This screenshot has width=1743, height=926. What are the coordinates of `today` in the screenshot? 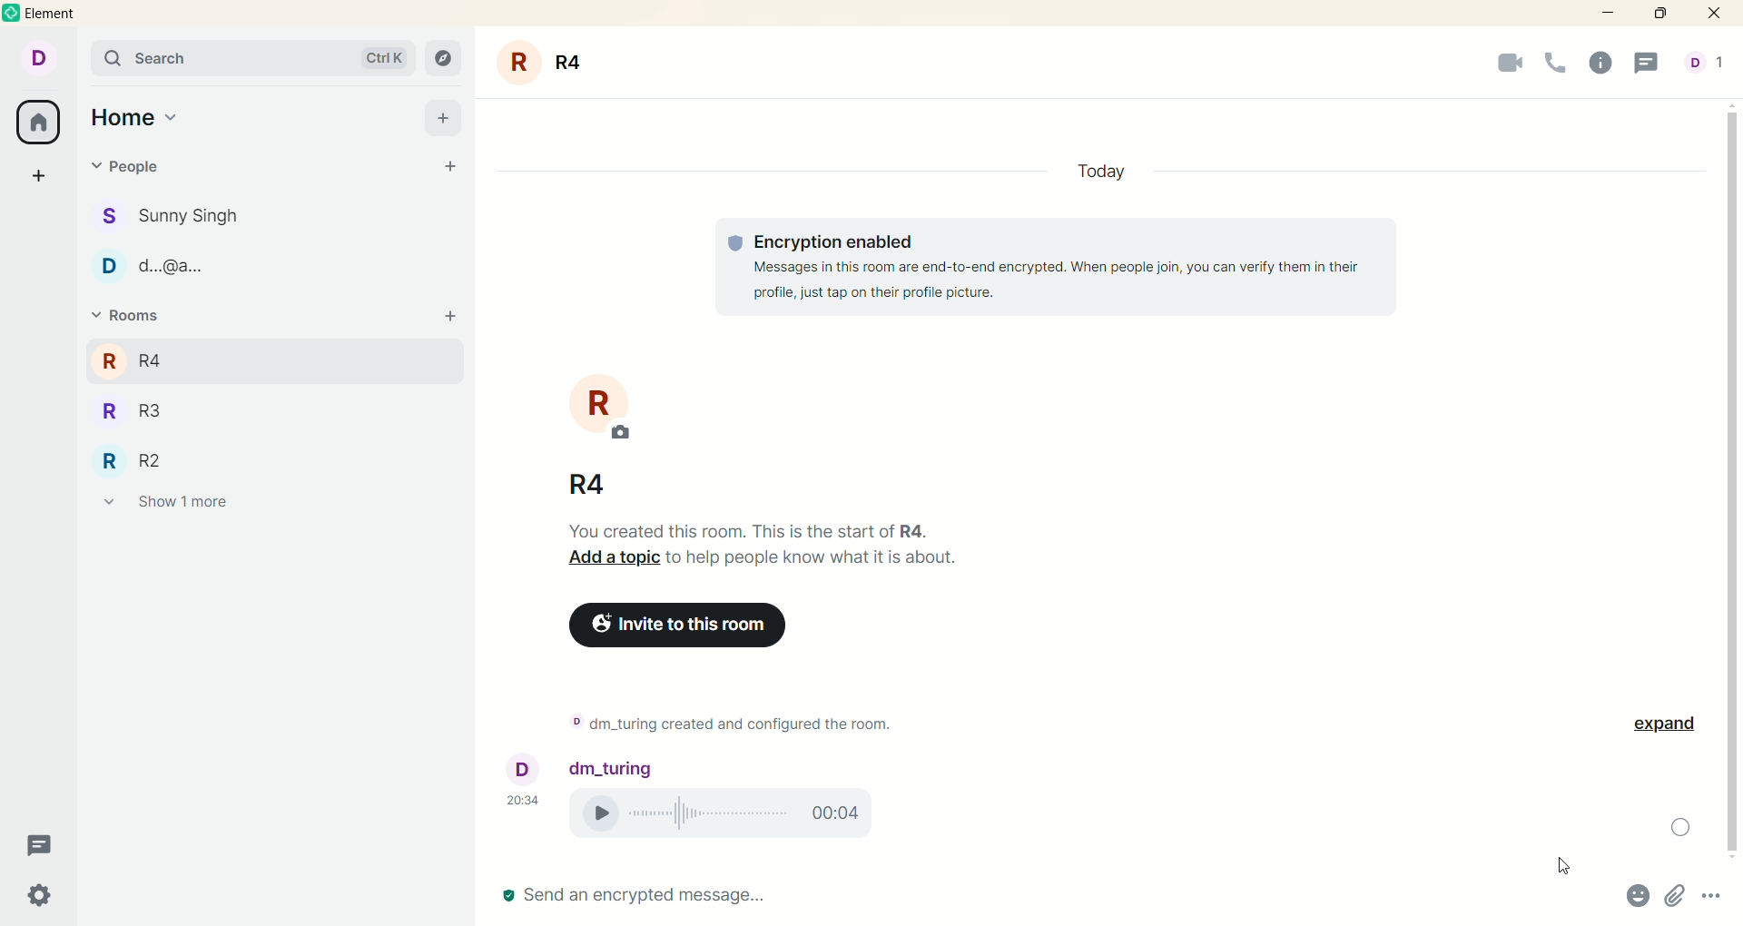 It's located at (1109, 167).